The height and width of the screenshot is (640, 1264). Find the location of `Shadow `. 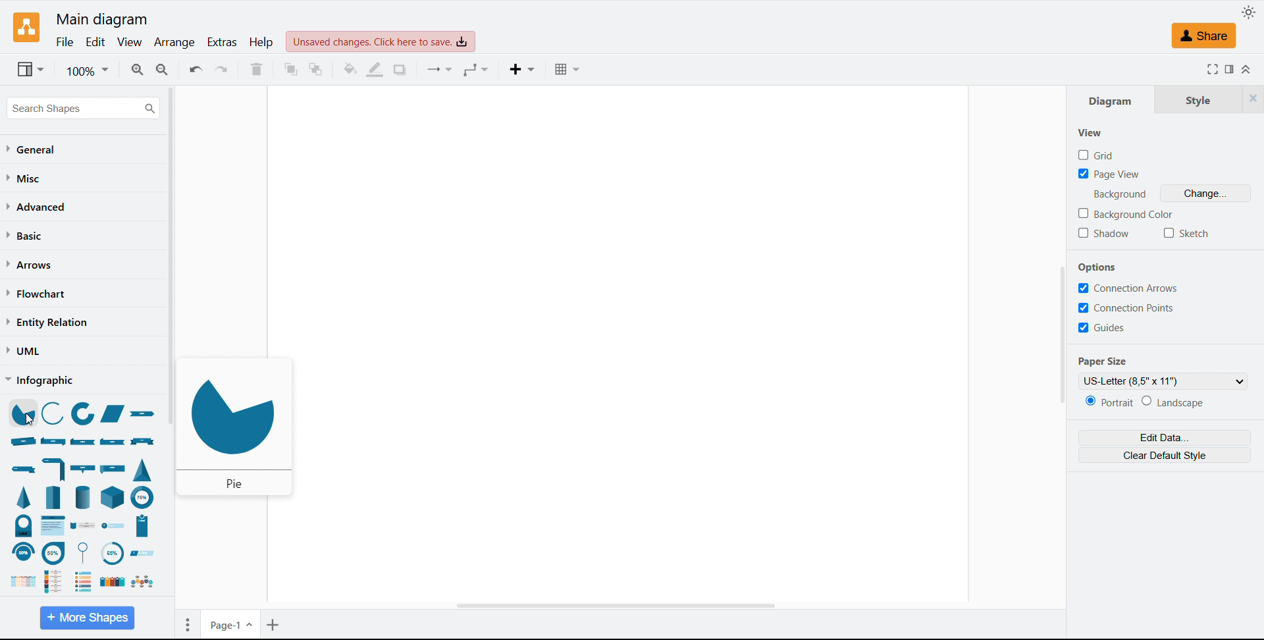

Shadow  is located at coordinates (1103, 233).